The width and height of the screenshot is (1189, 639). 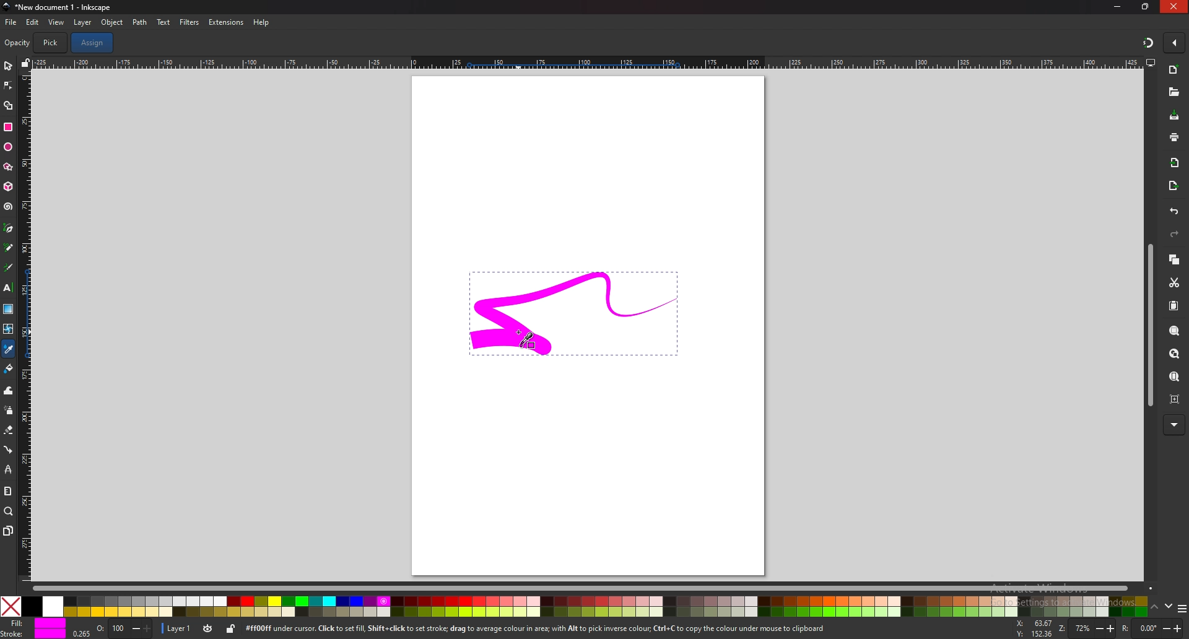 What do you see at coordinates (56, 22) in the screenshot?
I see `view` at bounding box center [56, 22].